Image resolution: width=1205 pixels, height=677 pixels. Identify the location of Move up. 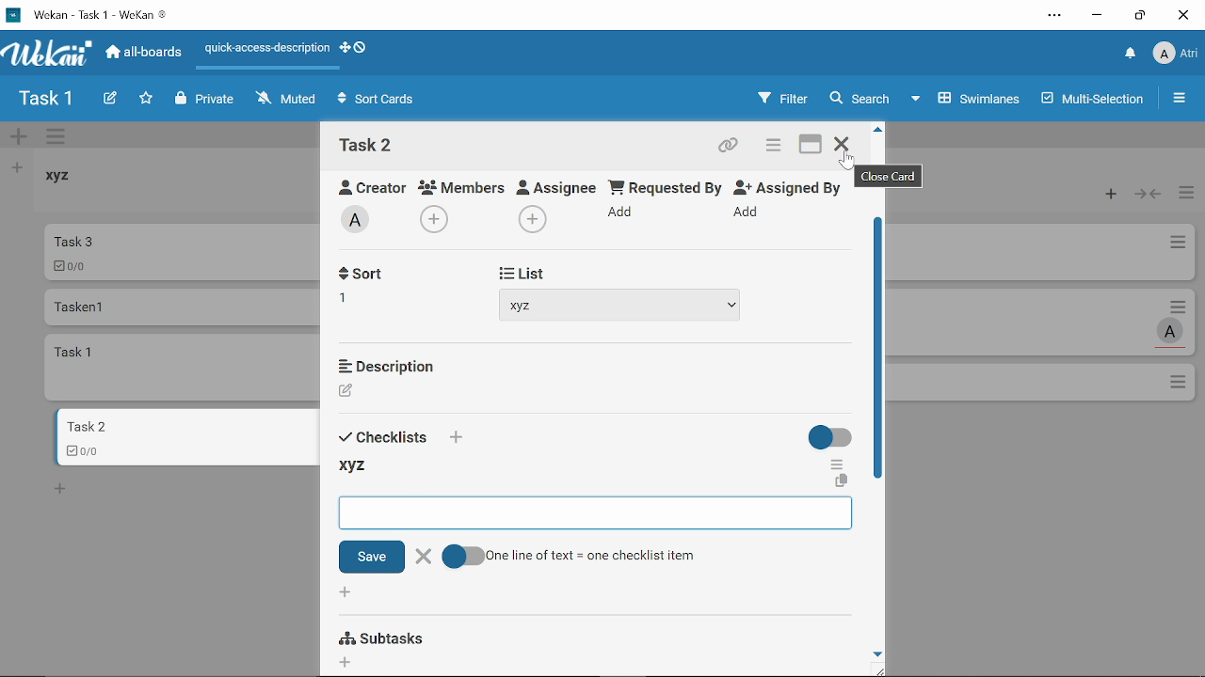
(878, 130).